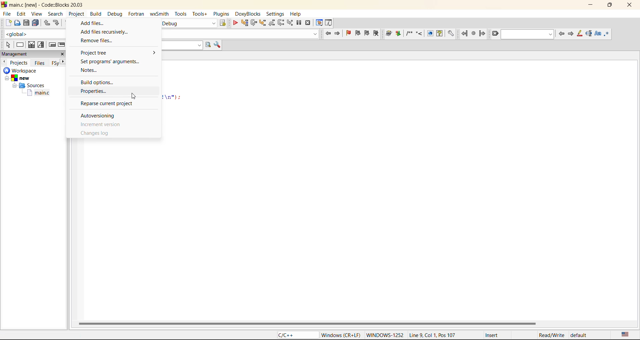 Image resolution: width=640 pixels, height=340 pixels. What do you see at coordinates (290, 23) in the screenshot?
I see `step into instruction` at bounding box center [290, 23].